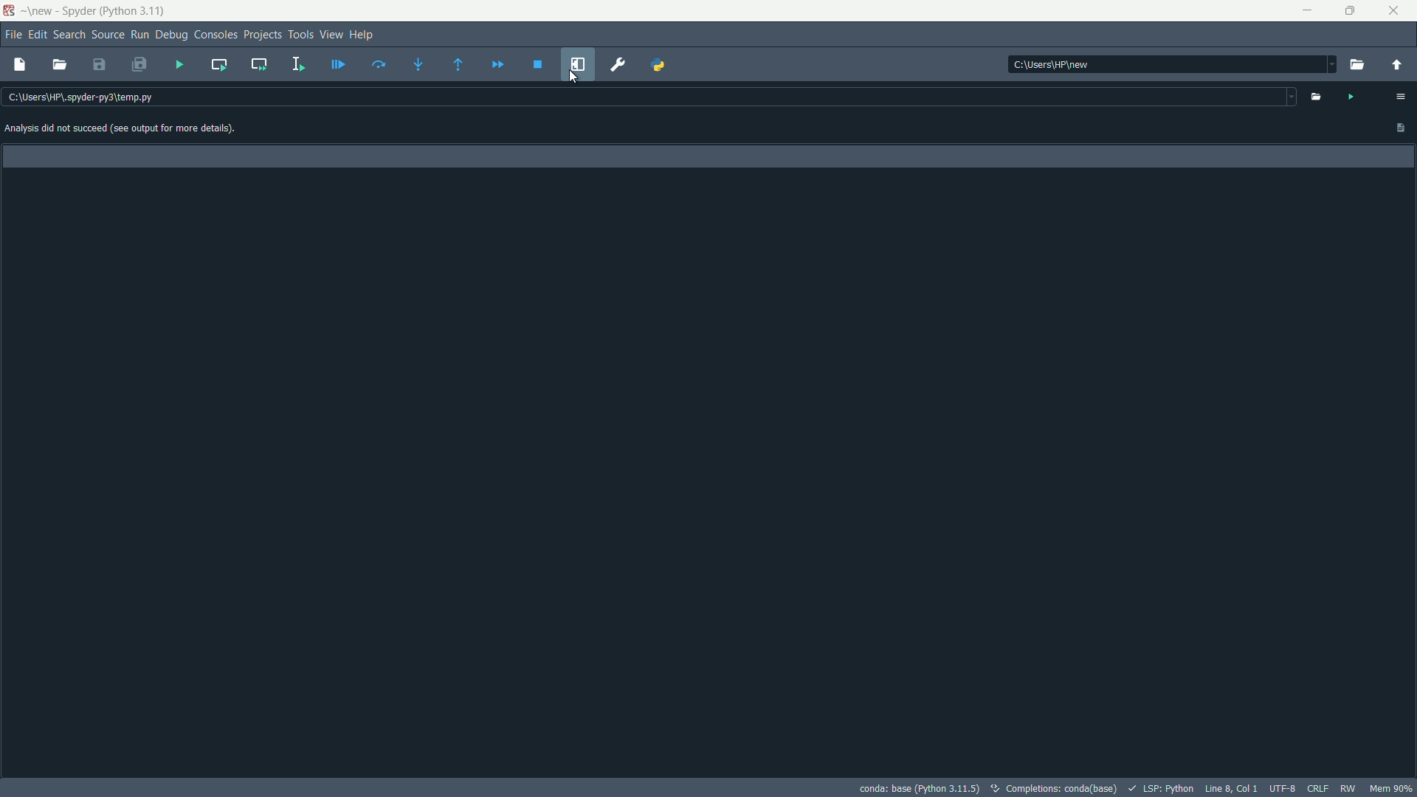  I want to click on LSP:Python, so click(1168, 788).